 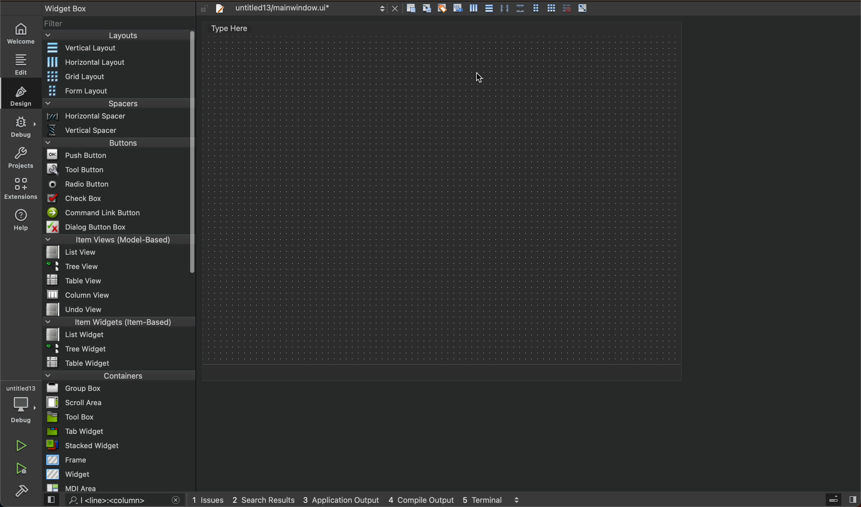 I want to click on grid layout, so click(x=119, y=76).